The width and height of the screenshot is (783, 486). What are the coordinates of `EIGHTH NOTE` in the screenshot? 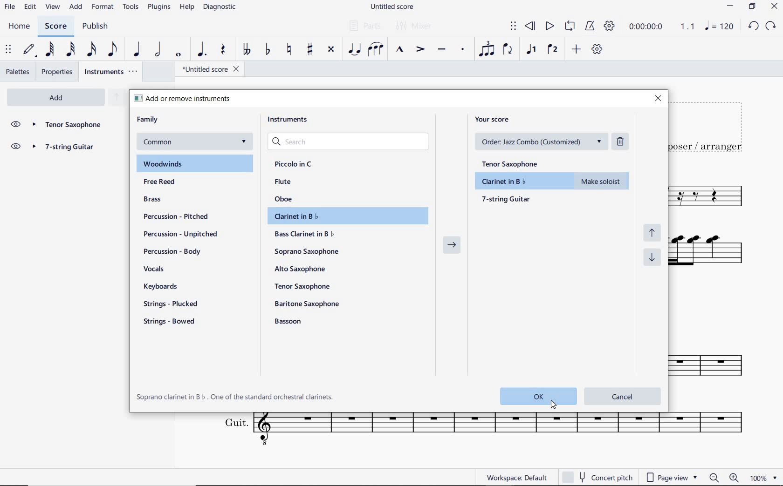 It's located at (113, 48).